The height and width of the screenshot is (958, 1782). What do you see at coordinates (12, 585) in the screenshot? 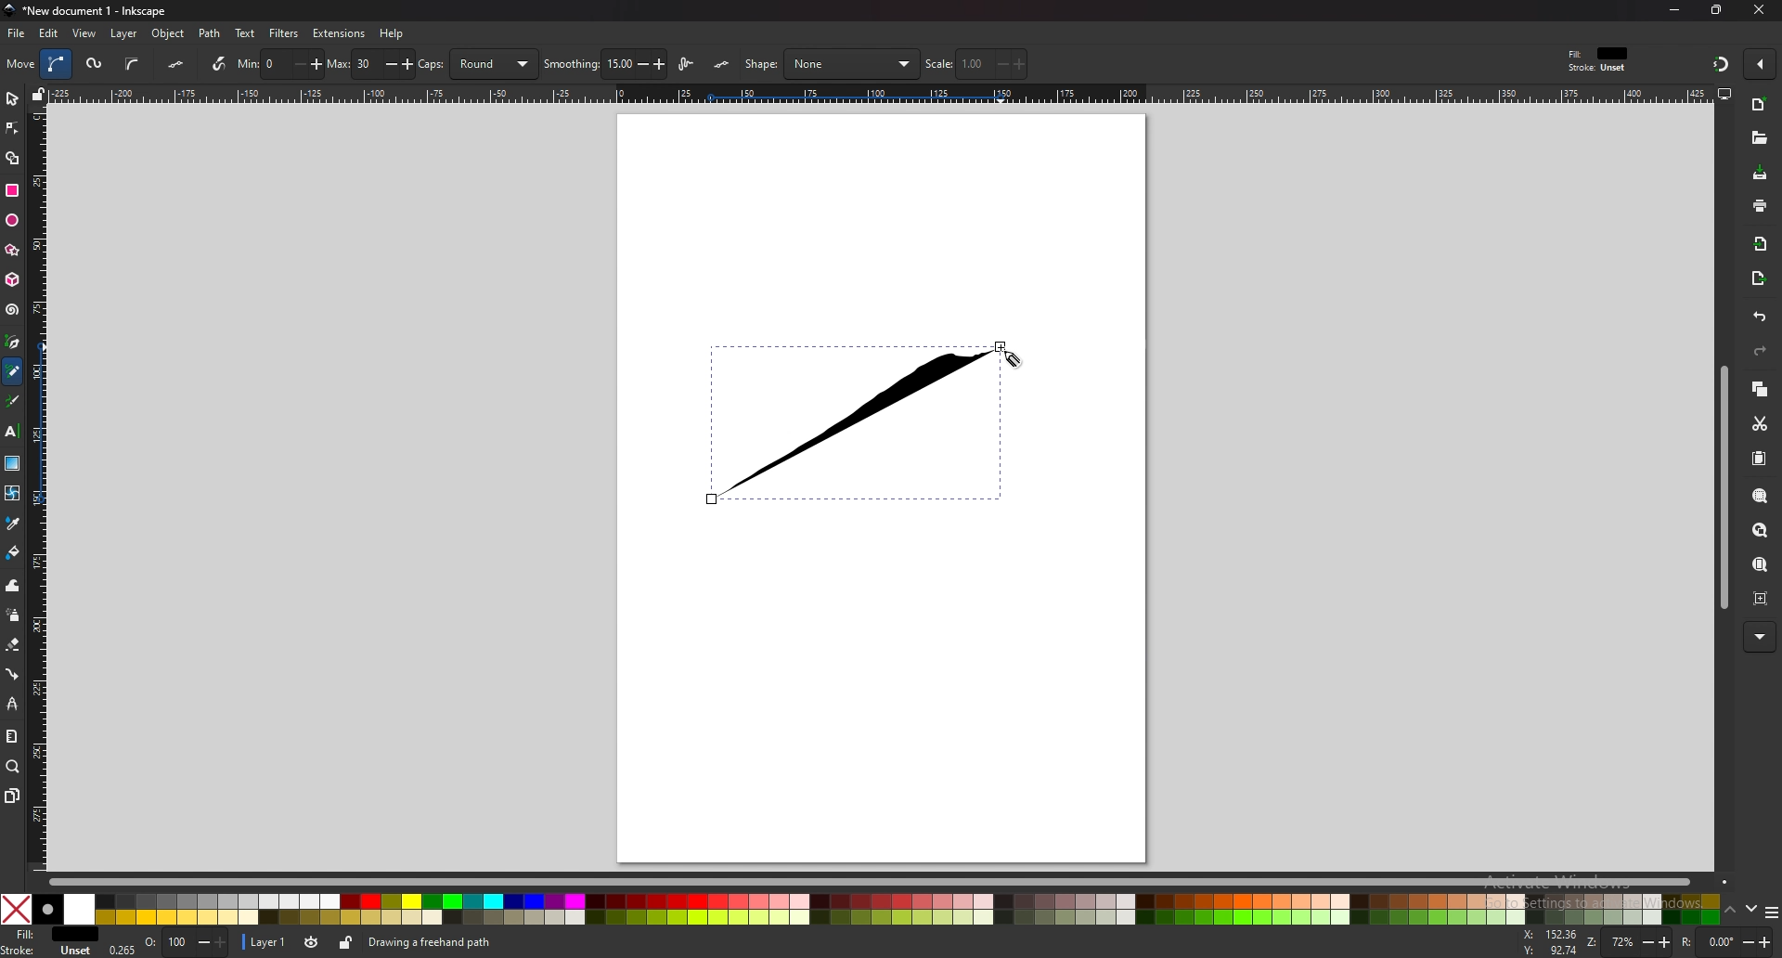
I see `tweak` at bounding box center [12, 585].